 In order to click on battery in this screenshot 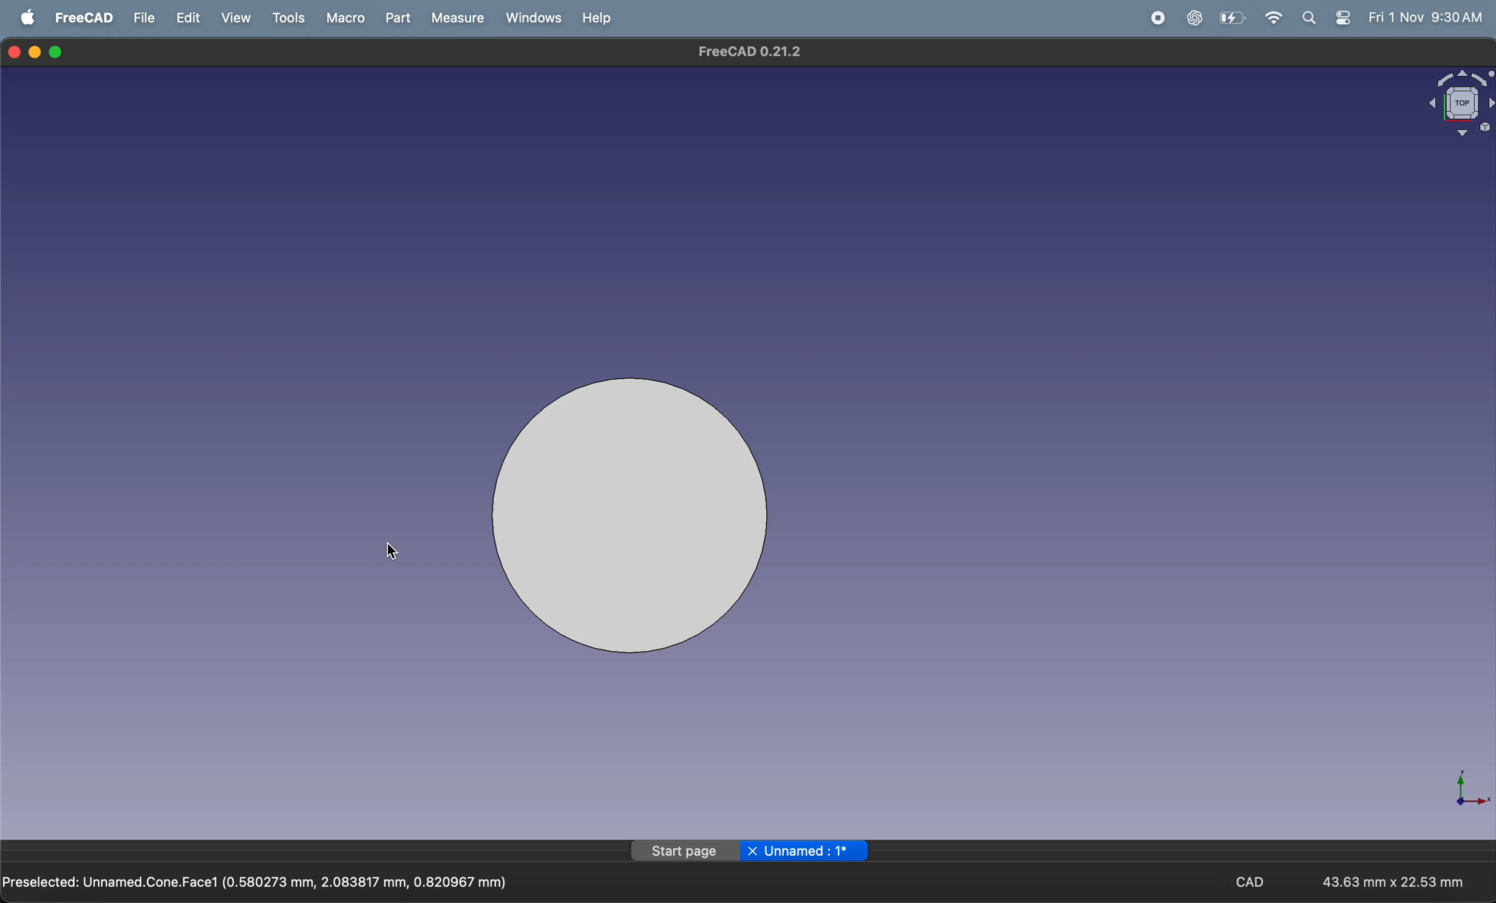, I will do `click(1232, 18)`.